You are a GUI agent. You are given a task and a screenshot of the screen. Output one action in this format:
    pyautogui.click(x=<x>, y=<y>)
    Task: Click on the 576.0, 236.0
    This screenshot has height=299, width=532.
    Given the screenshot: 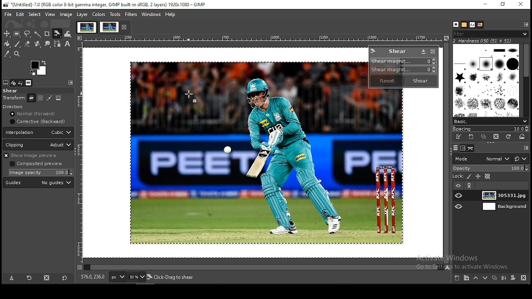 What is the action you would take?
    pyautogui.click(x=93, y=277)
    